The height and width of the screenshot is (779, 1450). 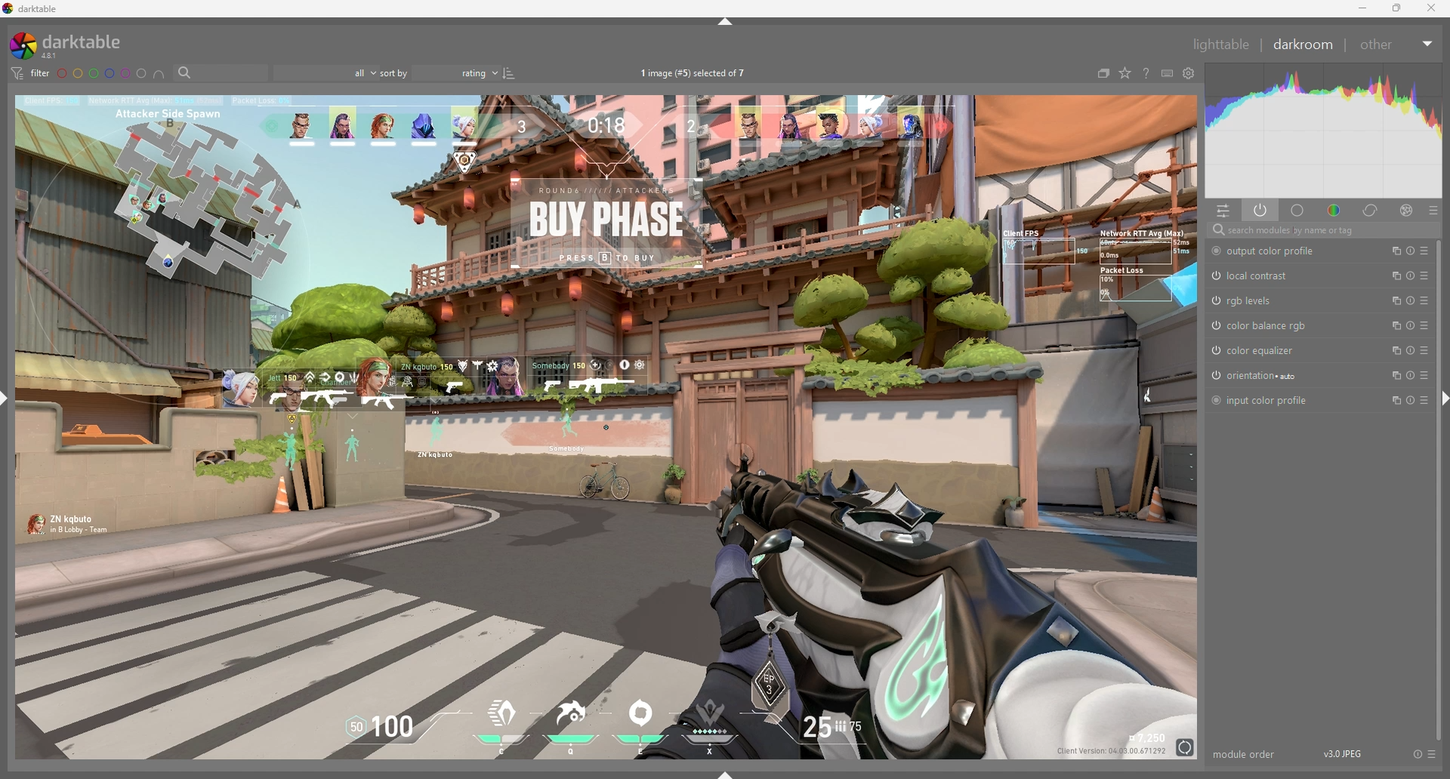 I want to click on multiple instances action, so click(x=1392, y=401).